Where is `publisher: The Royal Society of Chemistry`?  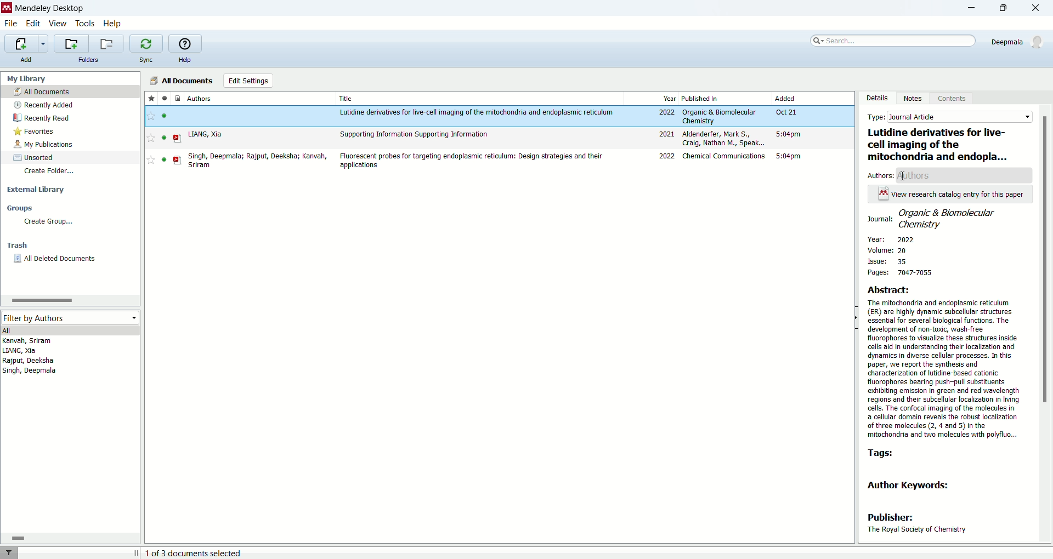
publisher: The Royal Society of Chemistry is located at coordinates (917, 524).